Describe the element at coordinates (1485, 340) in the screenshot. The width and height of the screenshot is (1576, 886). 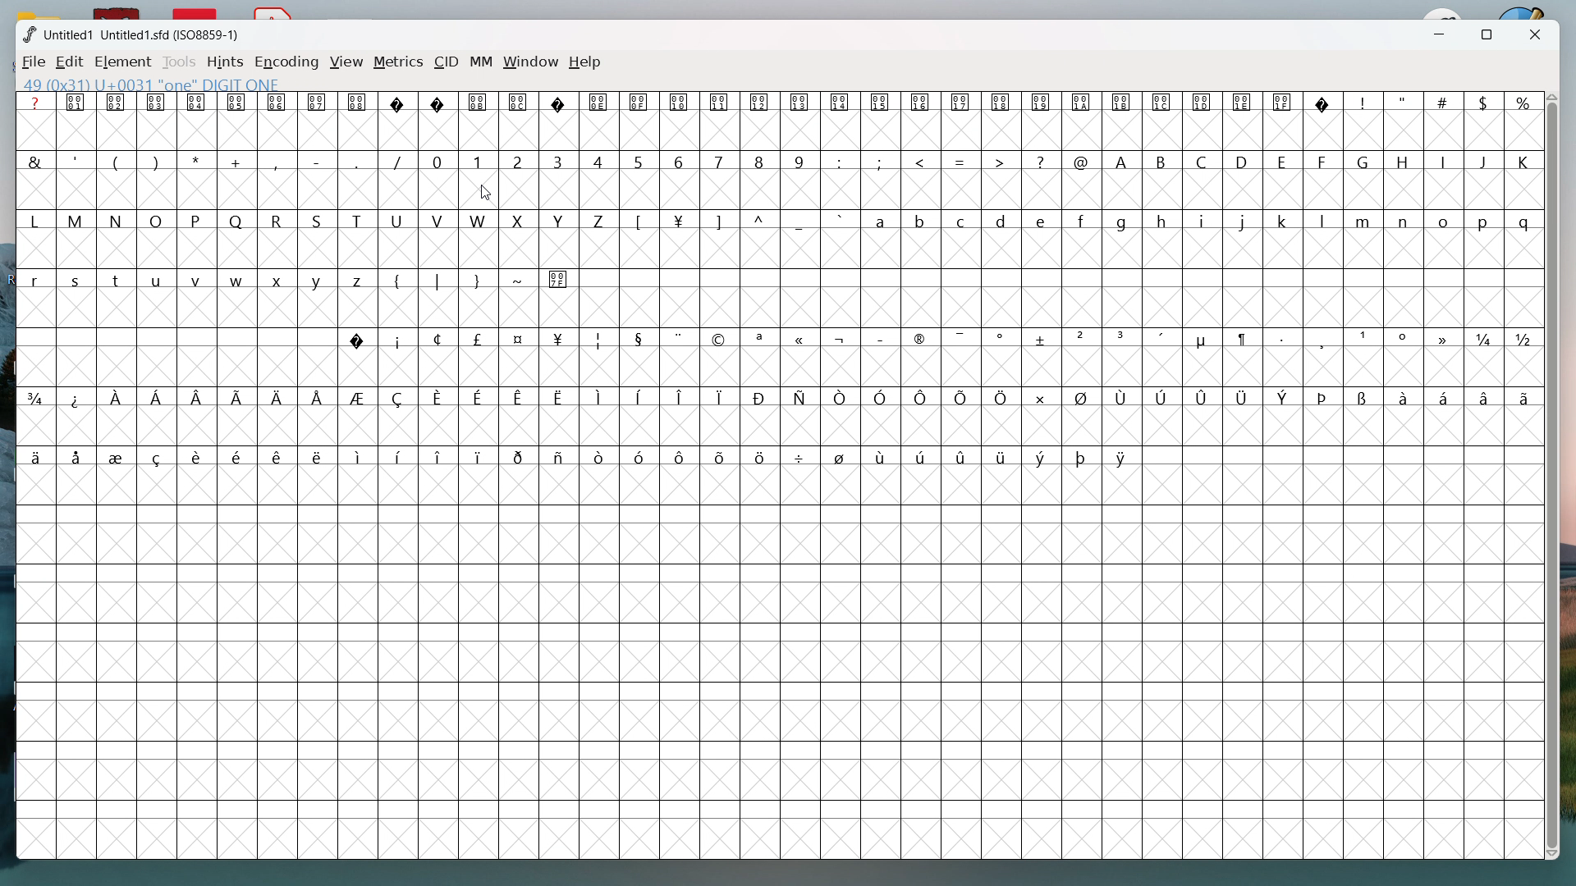
I see `symbol` at that location.